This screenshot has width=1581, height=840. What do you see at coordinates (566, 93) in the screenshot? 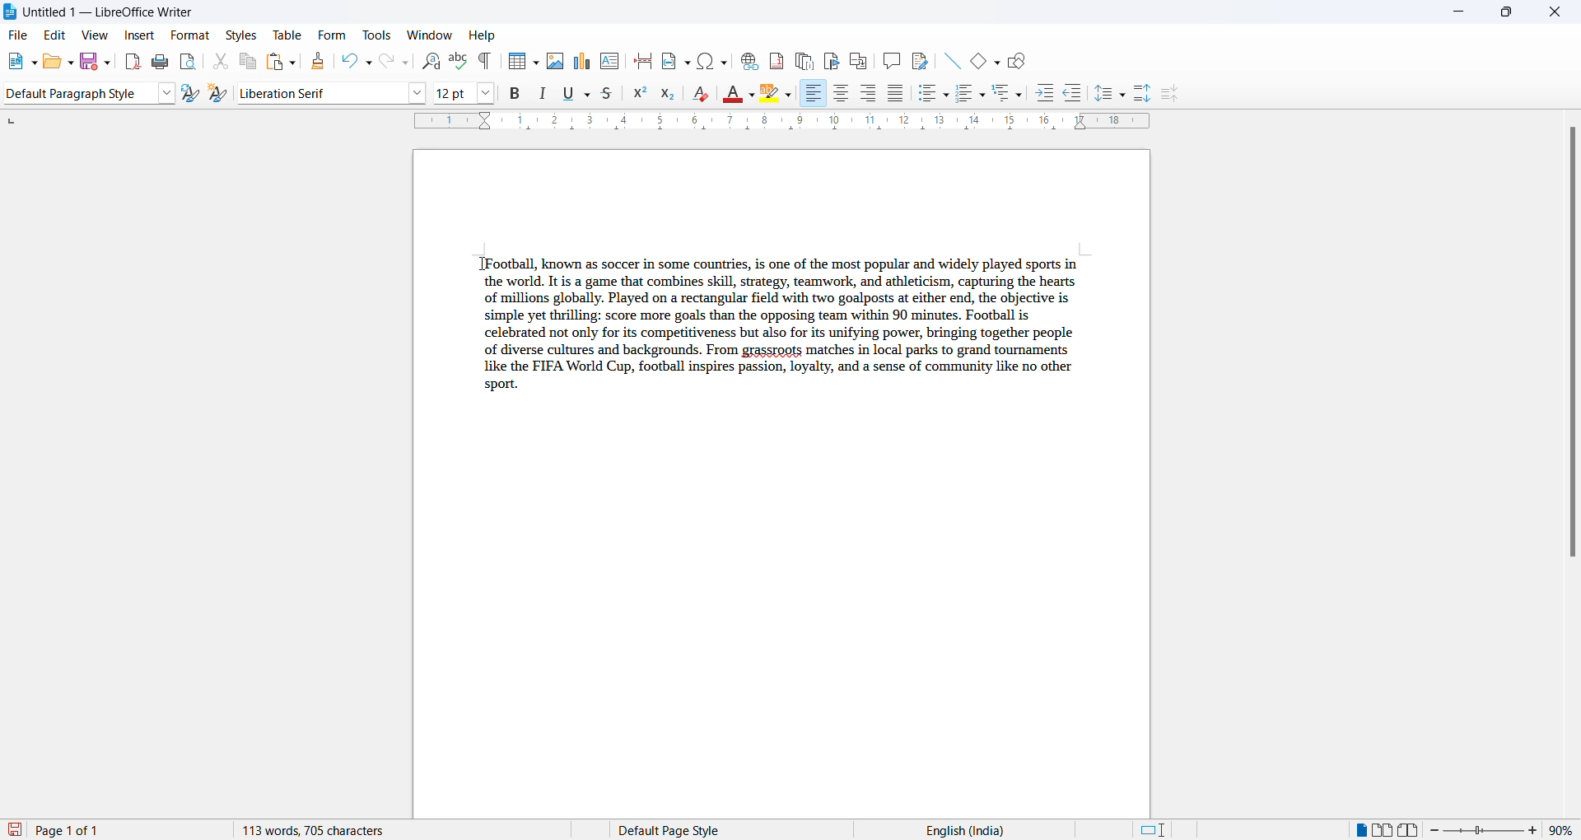
I see `underline` at bounding box center [566, 93].